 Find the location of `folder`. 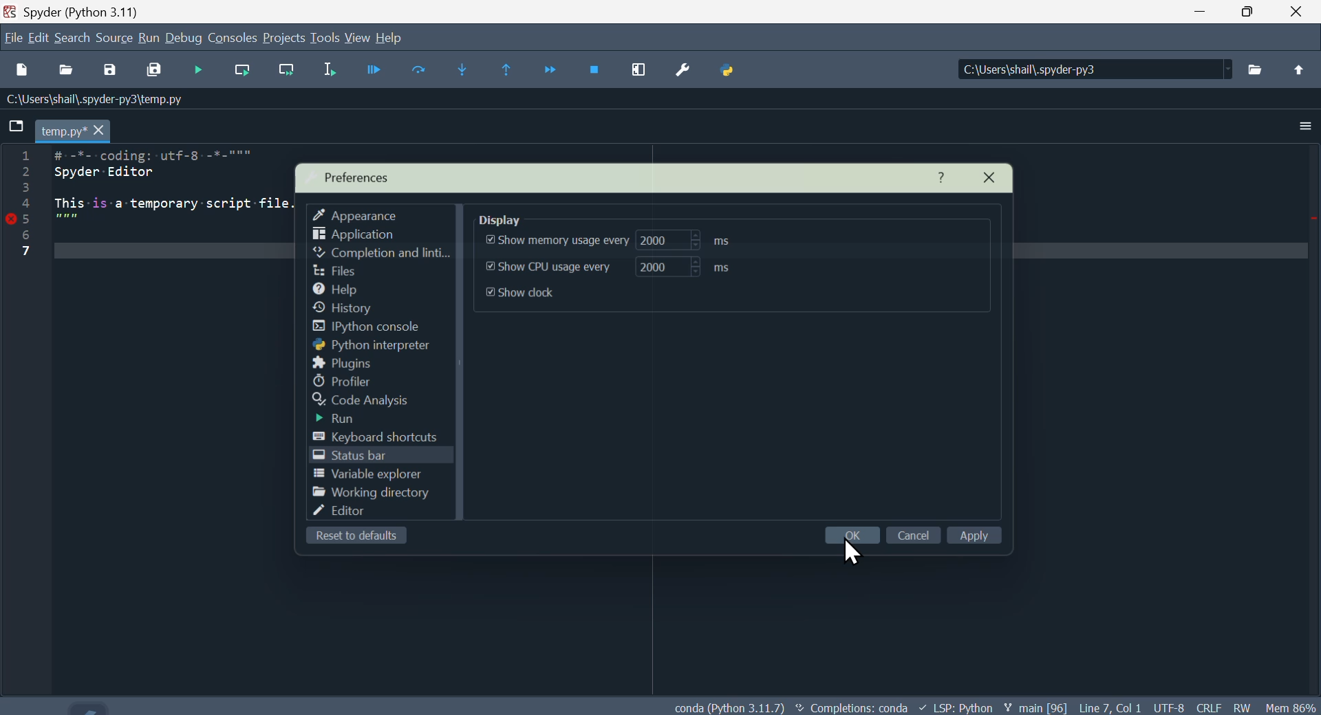

folder is located at coordinates (1259, 65).